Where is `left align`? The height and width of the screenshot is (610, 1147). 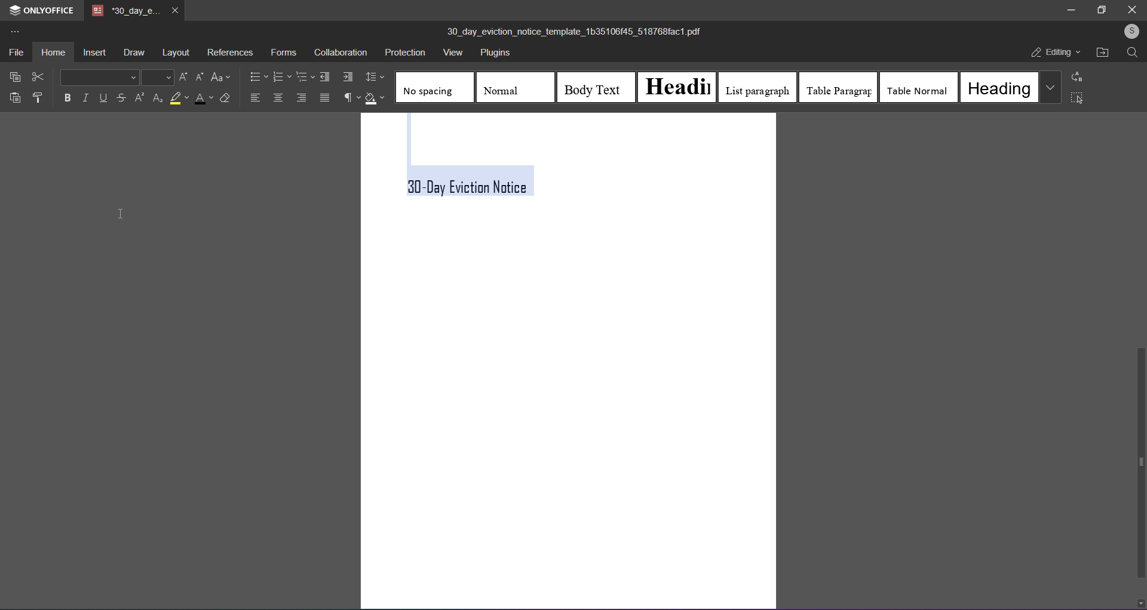
left align is located at coordinates (256, 97).